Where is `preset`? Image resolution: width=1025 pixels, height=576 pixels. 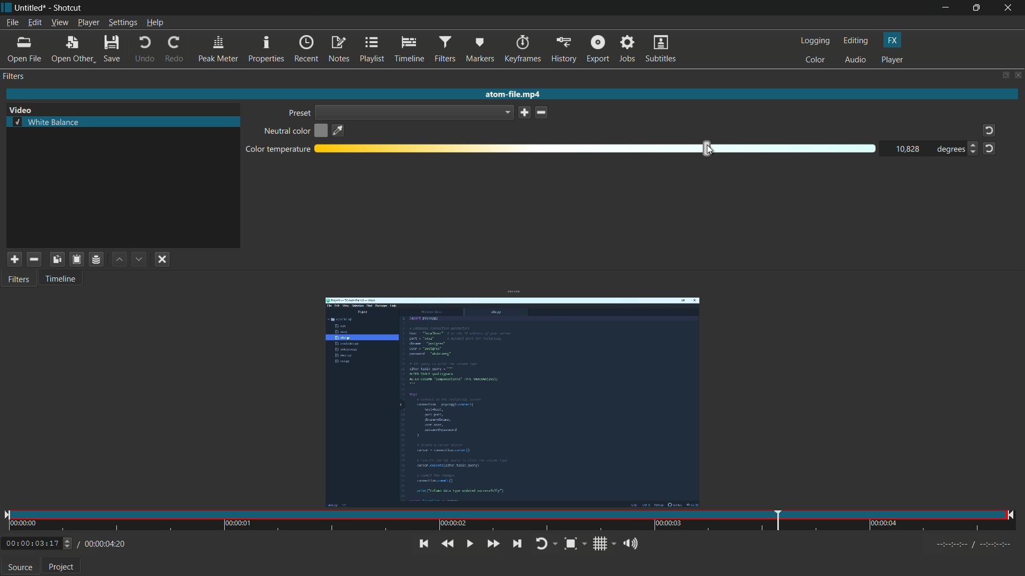
preset is located at coordinates (298, 113).